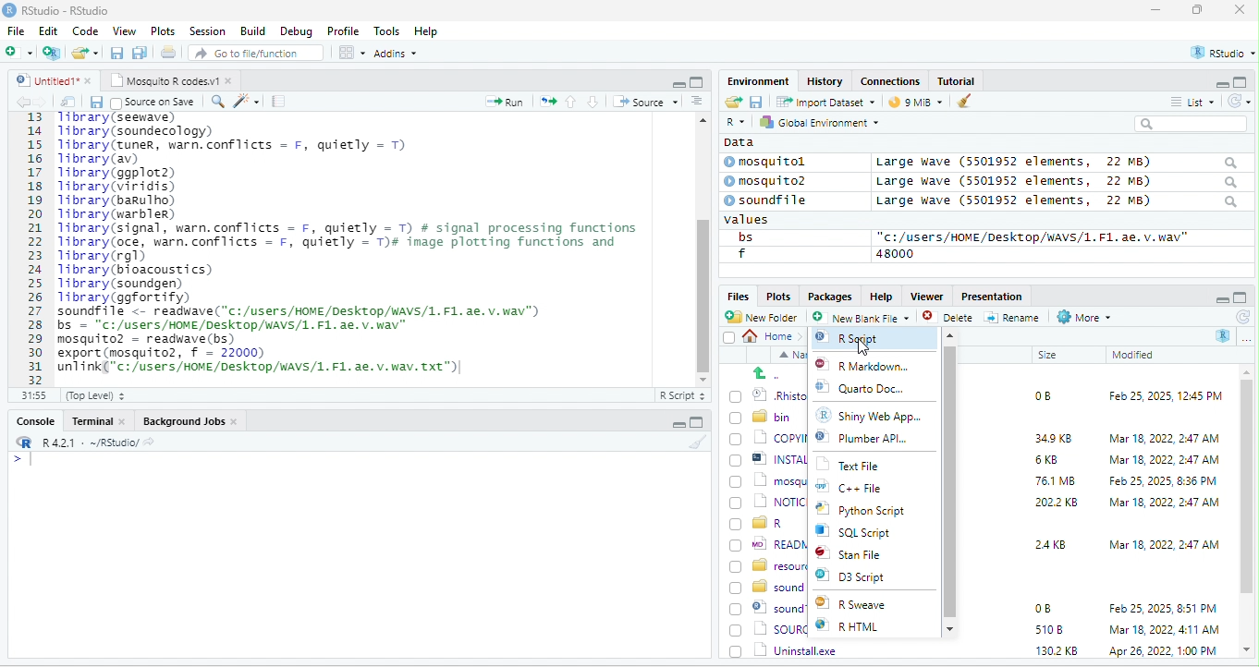 Image resolution: width=1259 pixels, height=667 pixels. Describe the element at coordinates (95, 395) in the screenshot. I see `(Top Level) +` at that location.